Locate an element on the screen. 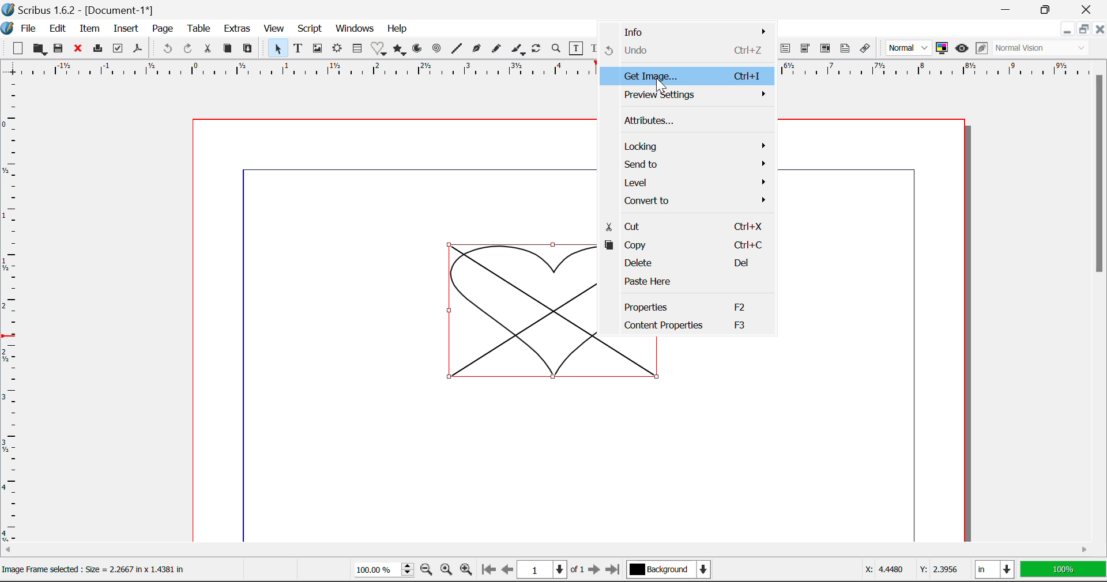  Level is located at coordinates (690, 182).